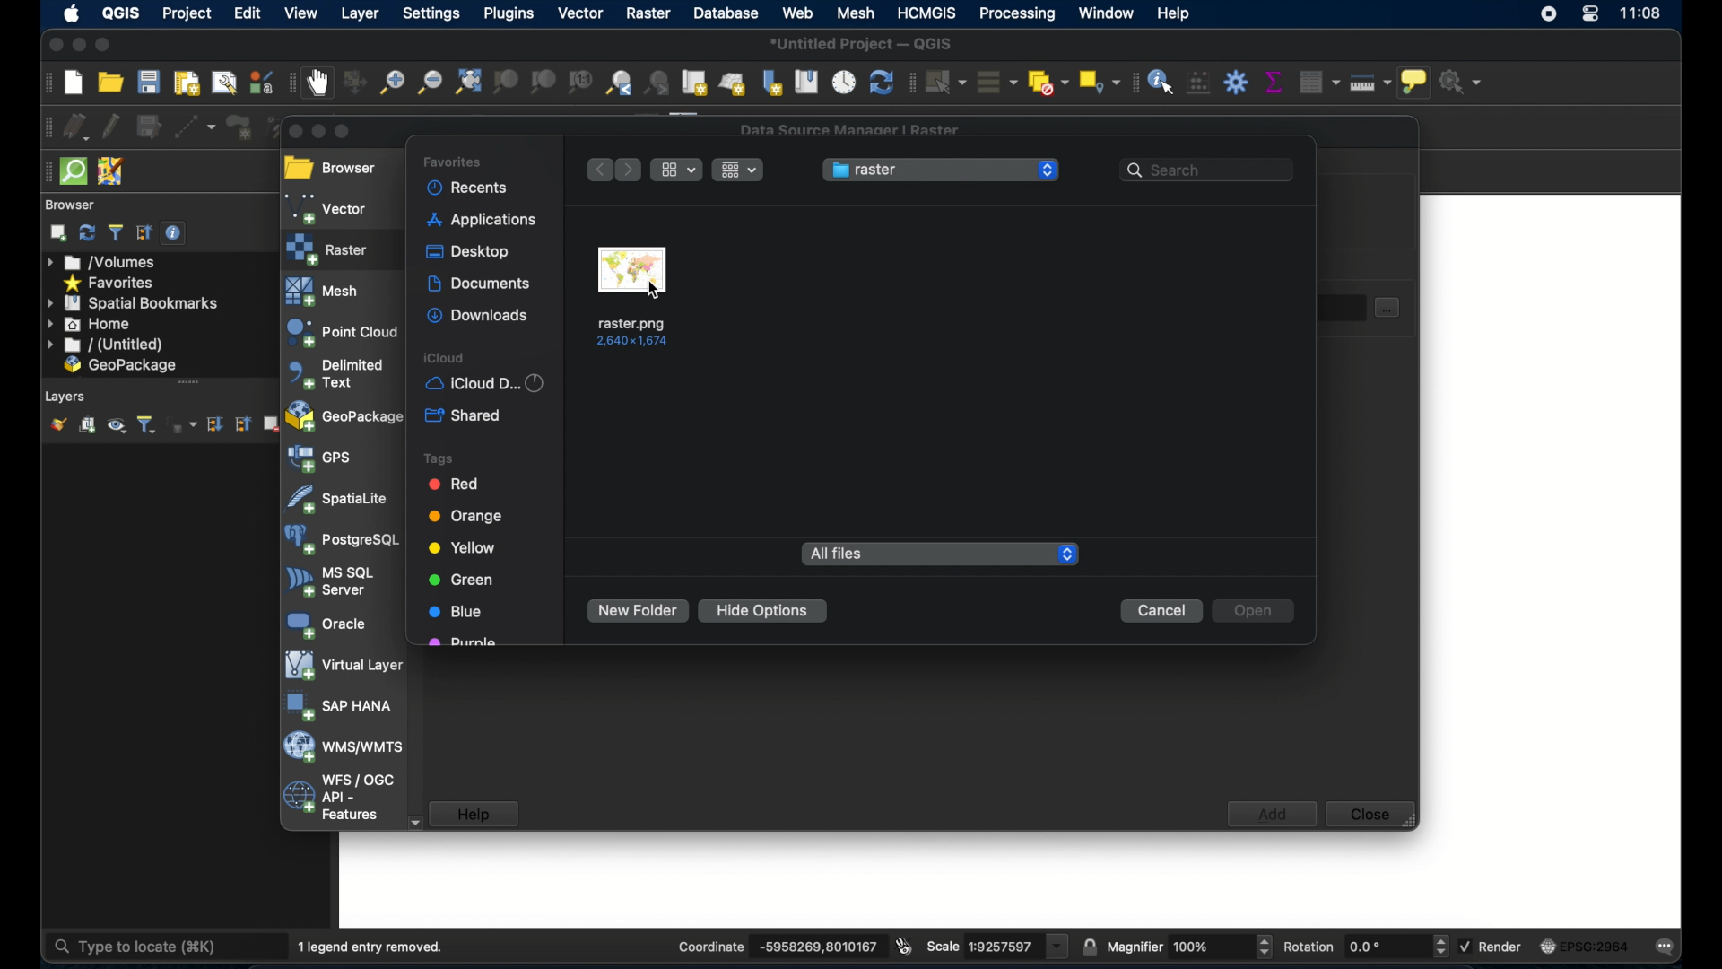 The width and height of the screenshot is (1722, 969). What do you see at coordinates (456, 482) in the screenshot?
I see `red` at bounding box center [456, 482].